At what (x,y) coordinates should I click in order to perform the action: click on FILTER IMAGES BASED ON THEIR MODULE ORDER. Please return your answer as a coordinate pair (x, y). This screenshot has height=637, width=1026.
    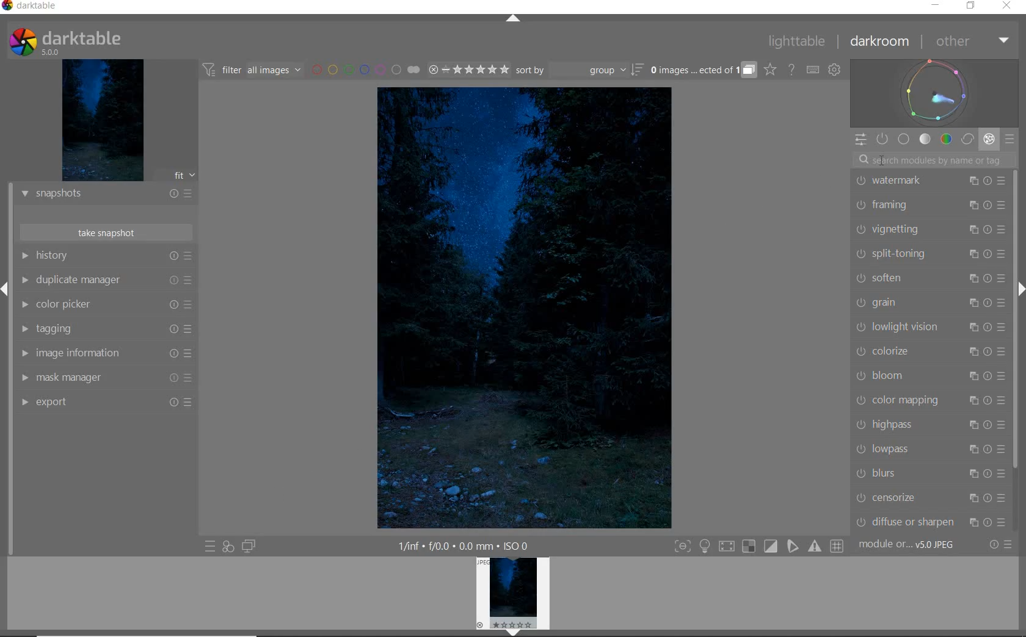
    Looking at the image, I should click on (253, 71).